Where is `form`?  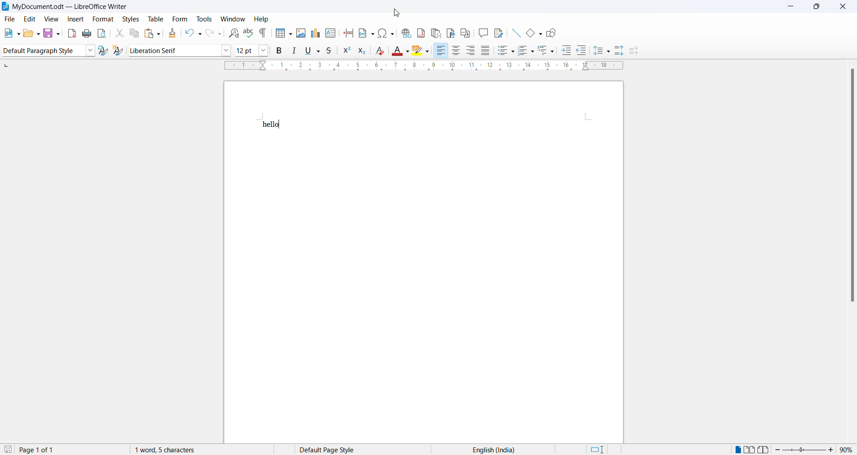
form is located at coordinates (179, 18).